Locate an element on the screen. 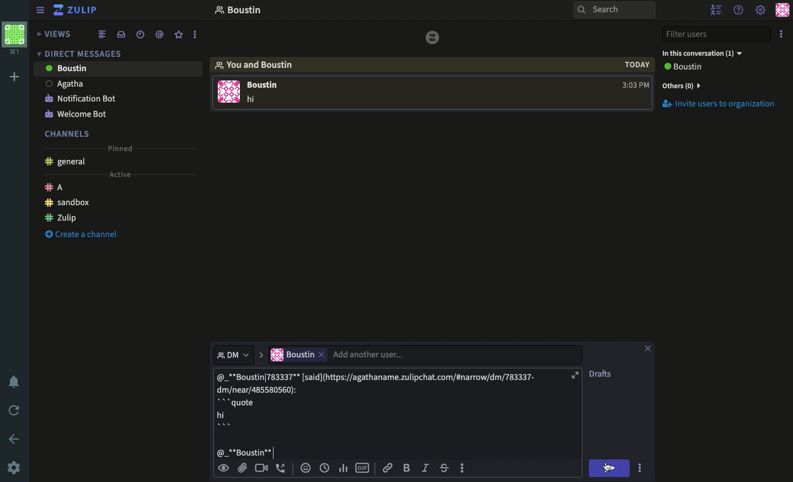  Phone call is located at coordinates (283, 468).